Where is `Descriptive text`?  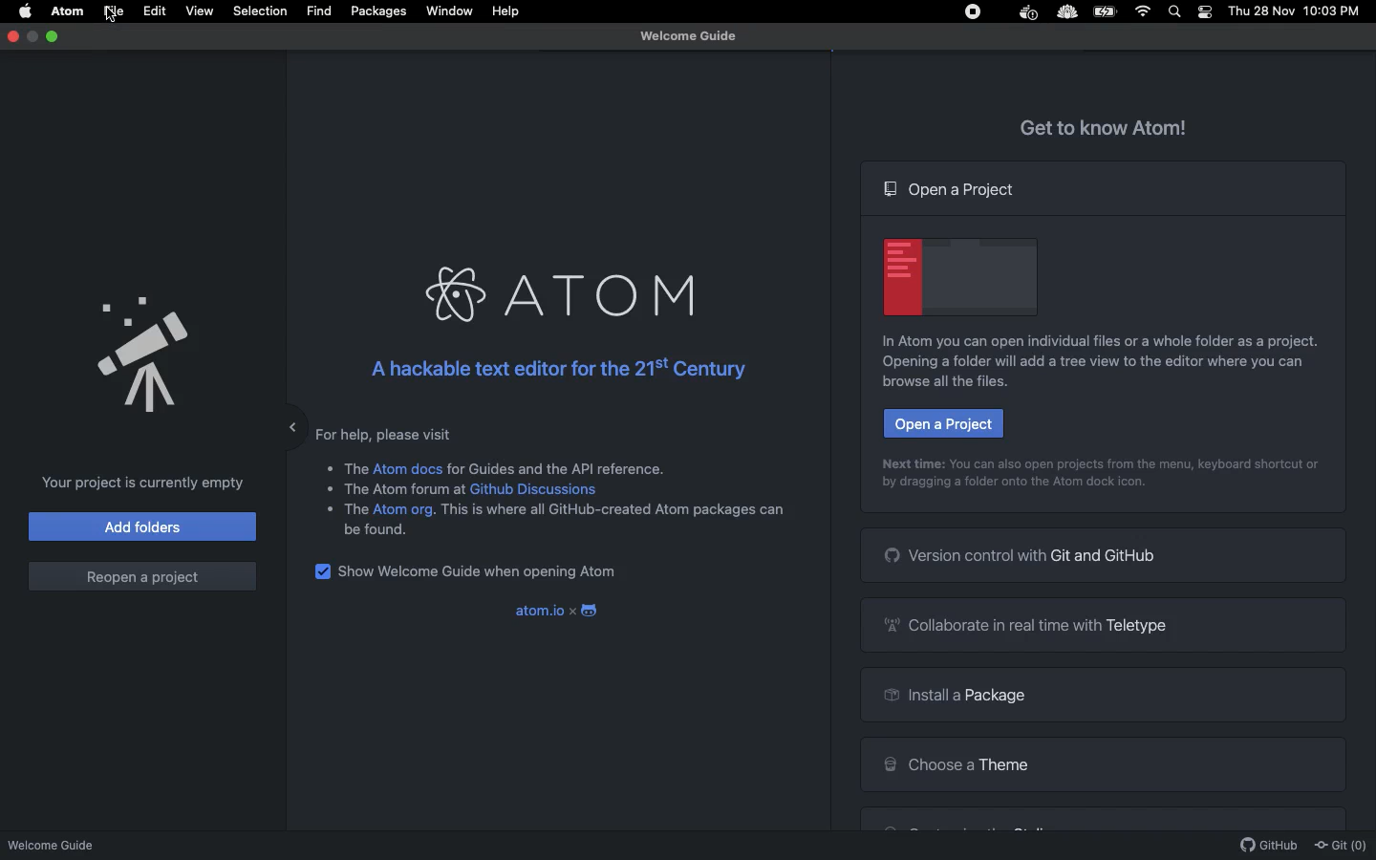 Descriptive text is located at coordinates (391, 433).